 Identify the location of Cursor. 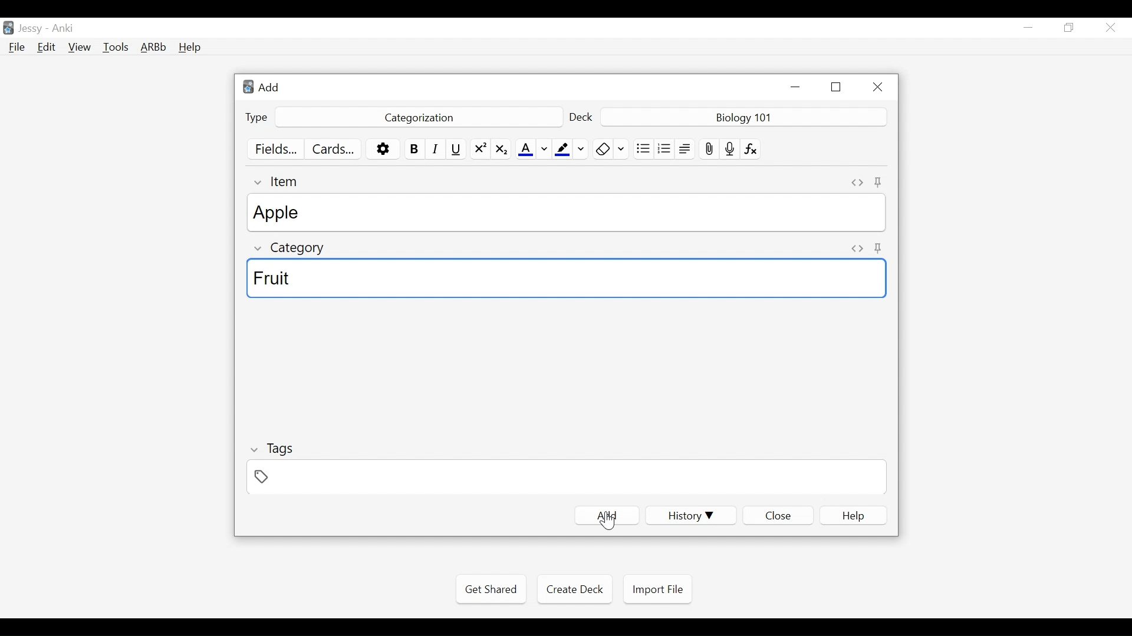
(607, 521).